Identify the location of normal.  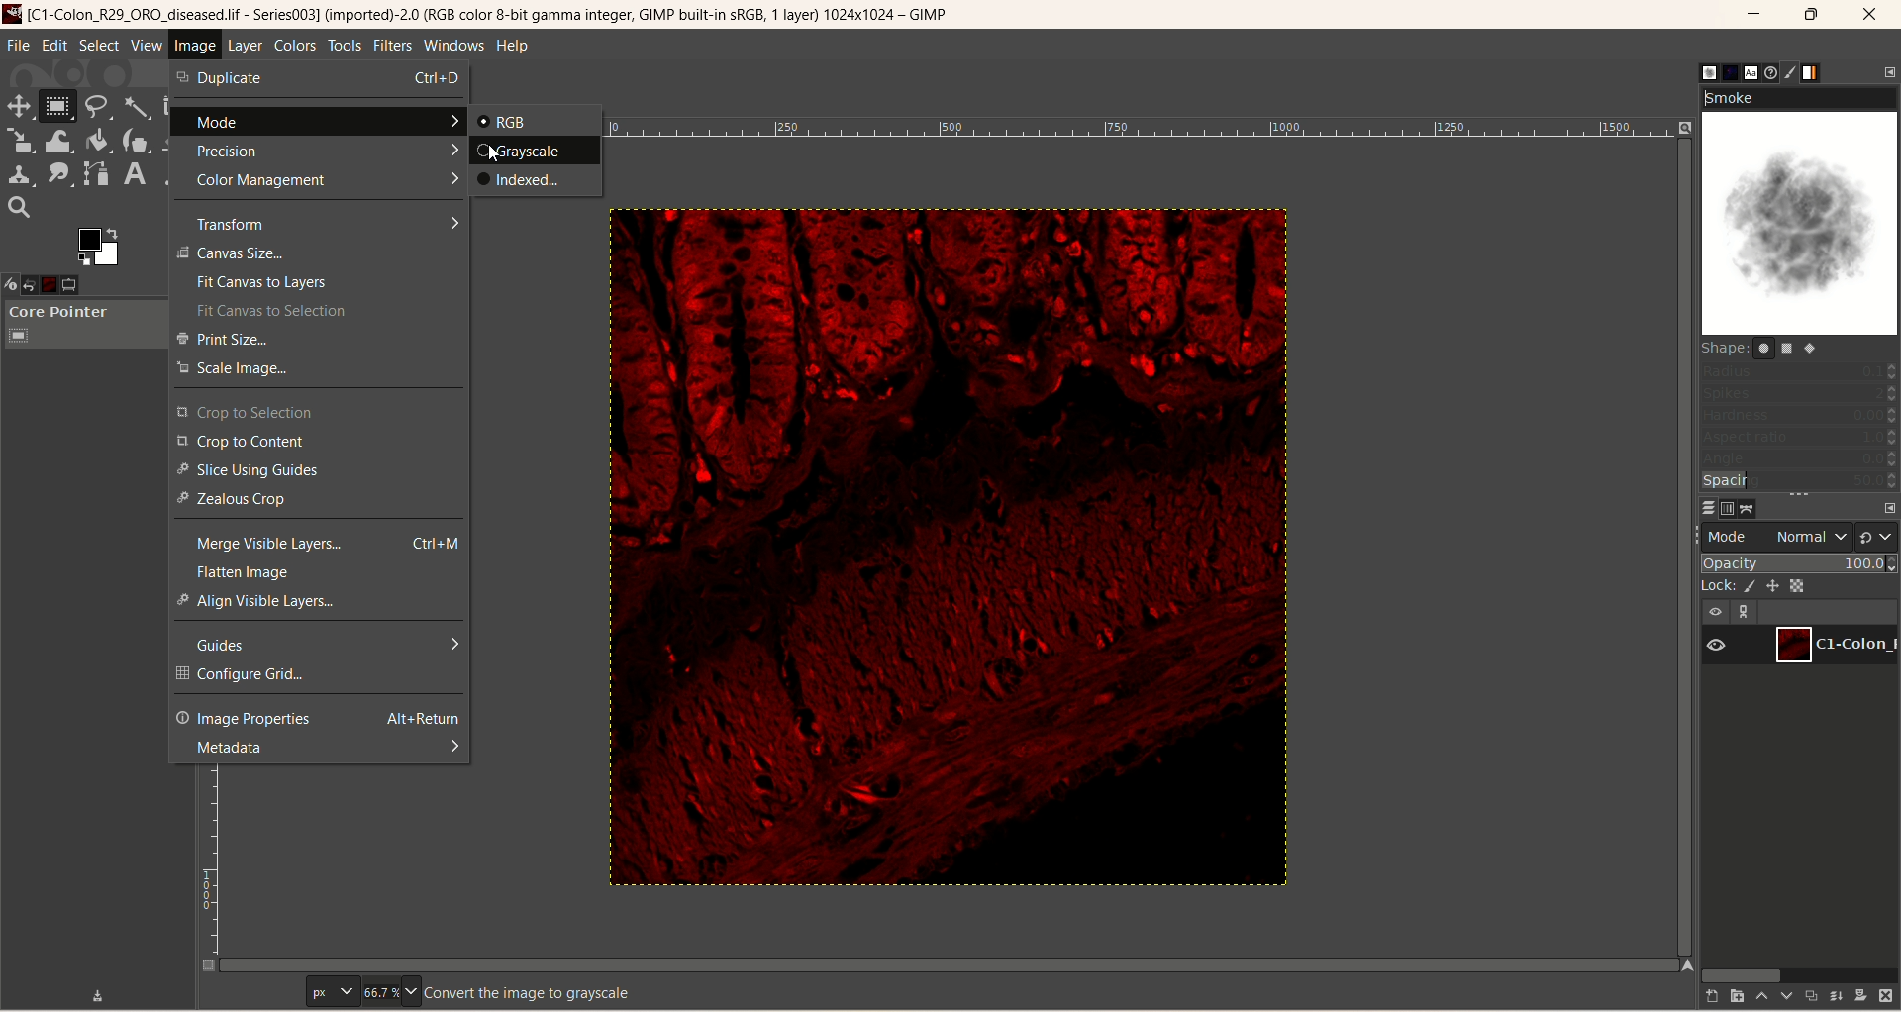
(1808, 537).